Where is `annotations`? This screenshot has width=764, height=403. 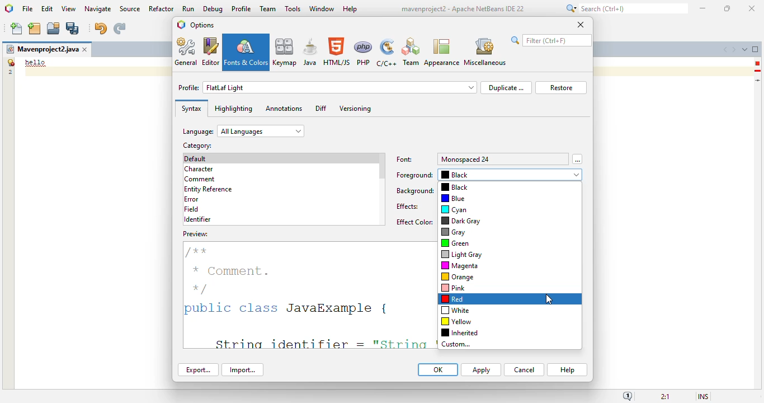
annotations is located at coordinates (284, 108).